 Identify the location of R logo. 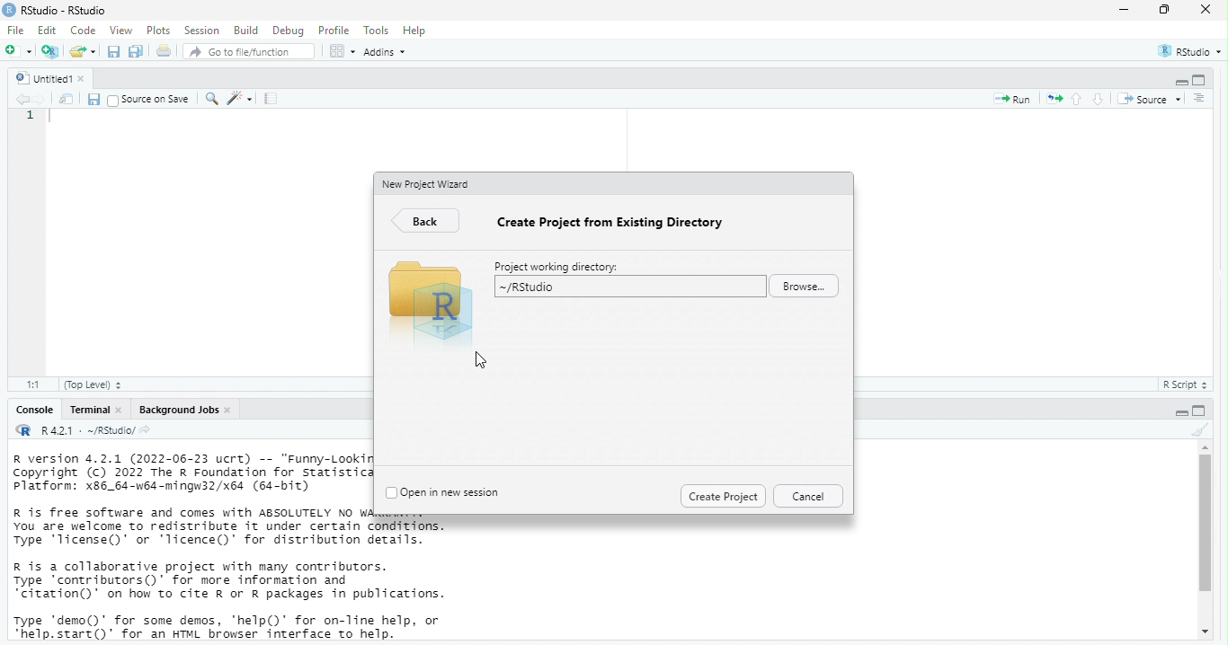
(22, 430).